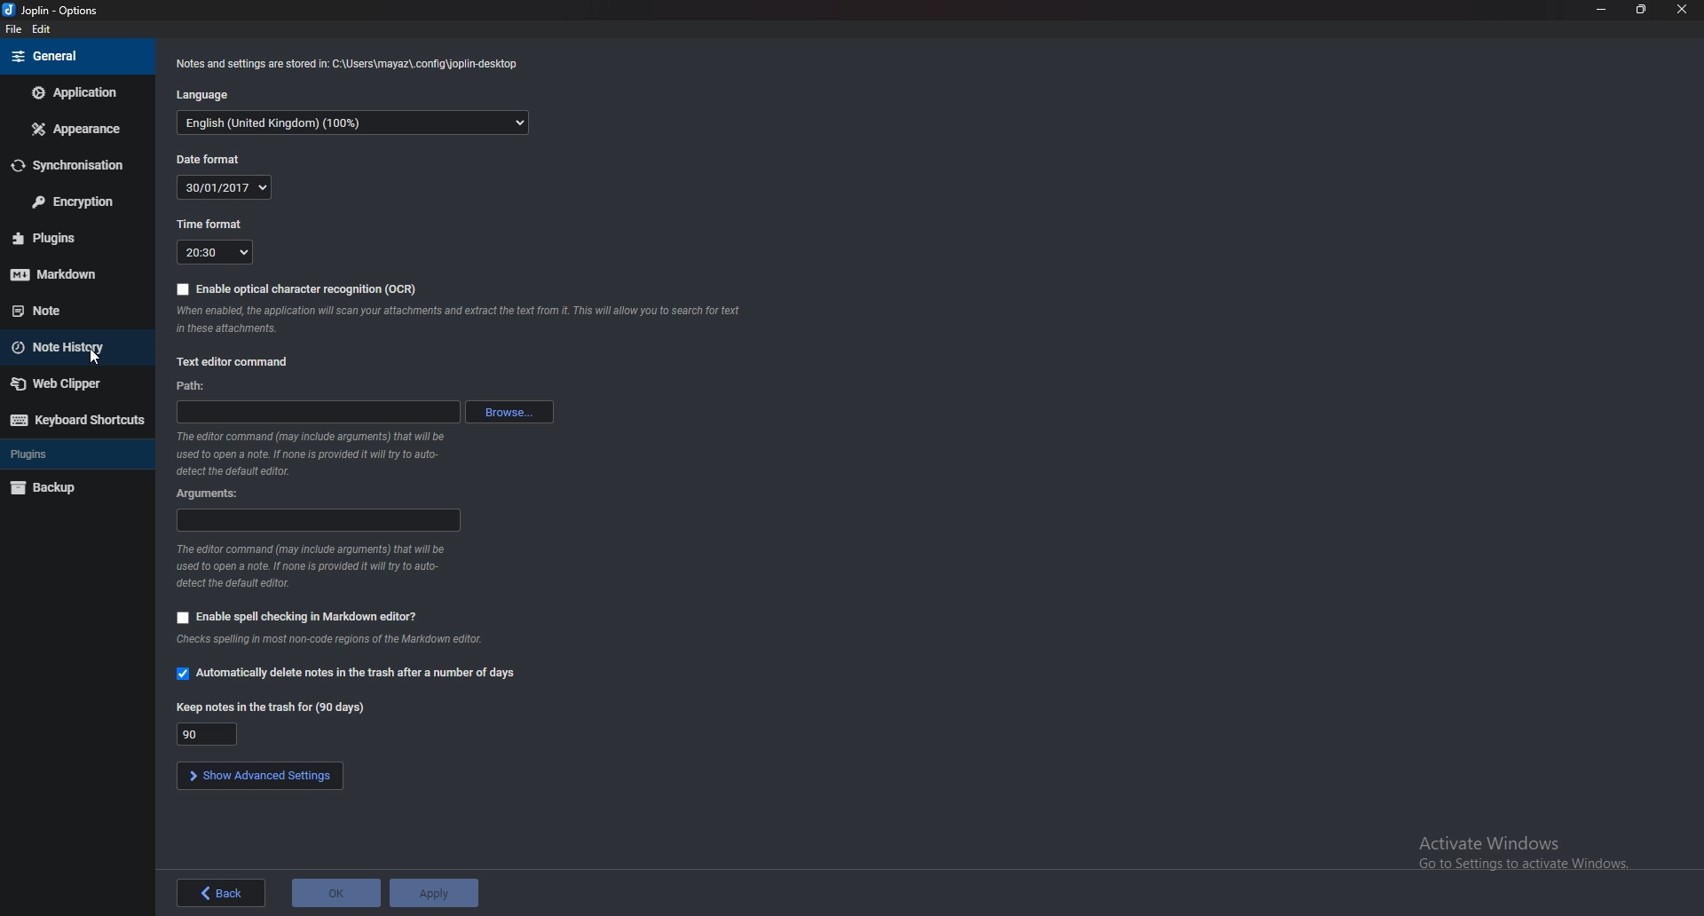 Image resolution: width=1704 pixels, height=916 pixels. I want to click on Note history, so click(78, 346).